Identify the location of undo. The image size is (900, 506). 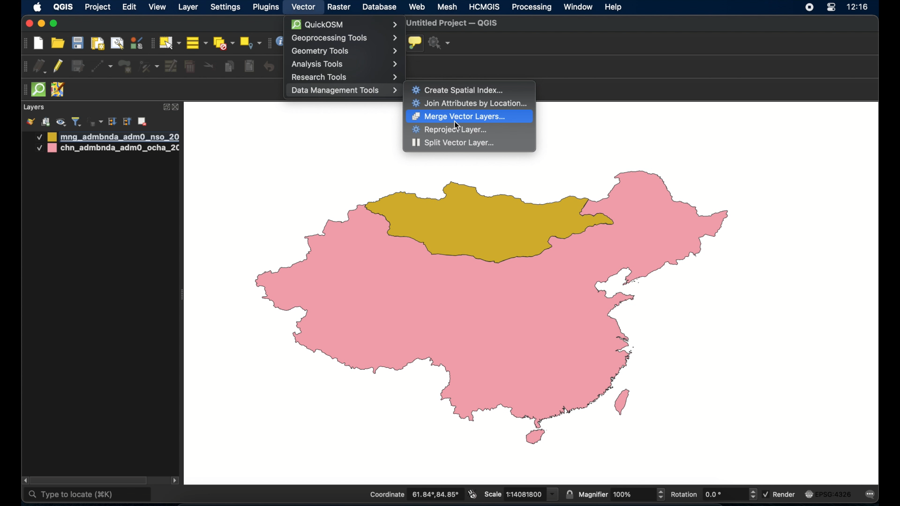
(270, 67).